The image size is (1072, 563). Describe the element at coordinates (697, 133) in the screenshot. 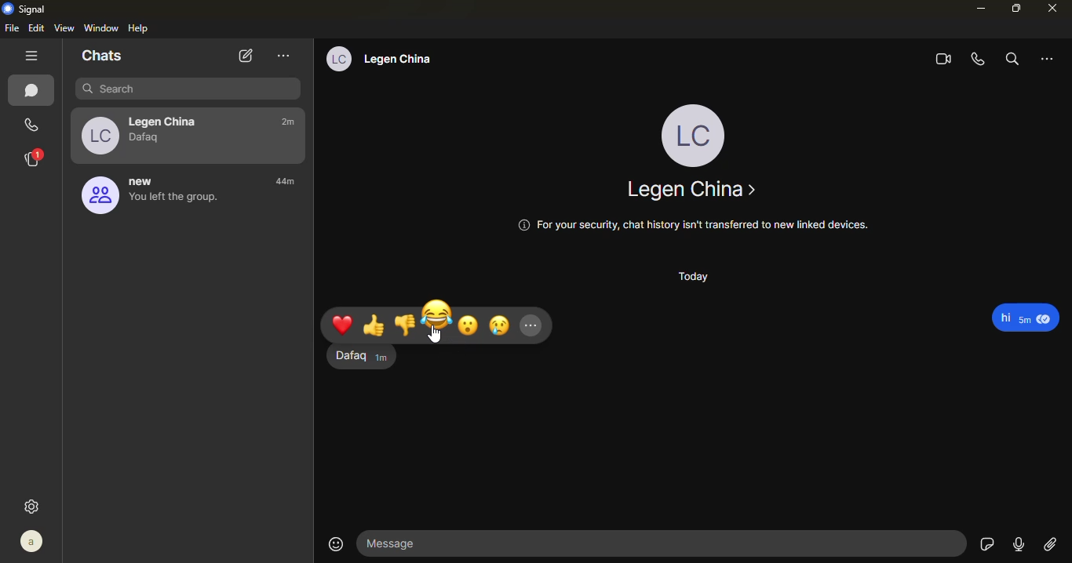

I see `profile LC` at that location.